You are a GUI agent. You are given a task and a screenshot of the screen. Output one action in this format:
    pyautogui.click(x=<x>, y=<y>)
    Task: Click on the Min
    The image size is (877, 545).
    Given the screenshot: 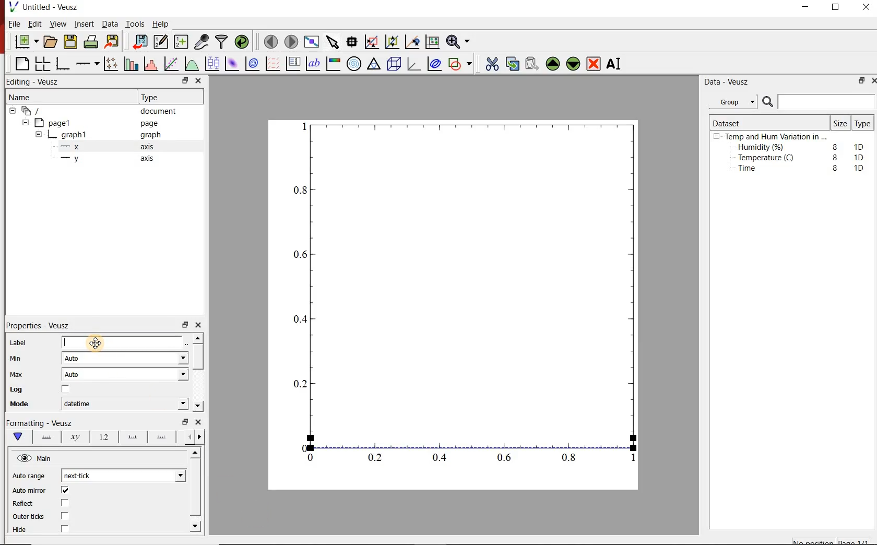 What is the action you would take?
    pyautogui.click(x=23, y=358)
    